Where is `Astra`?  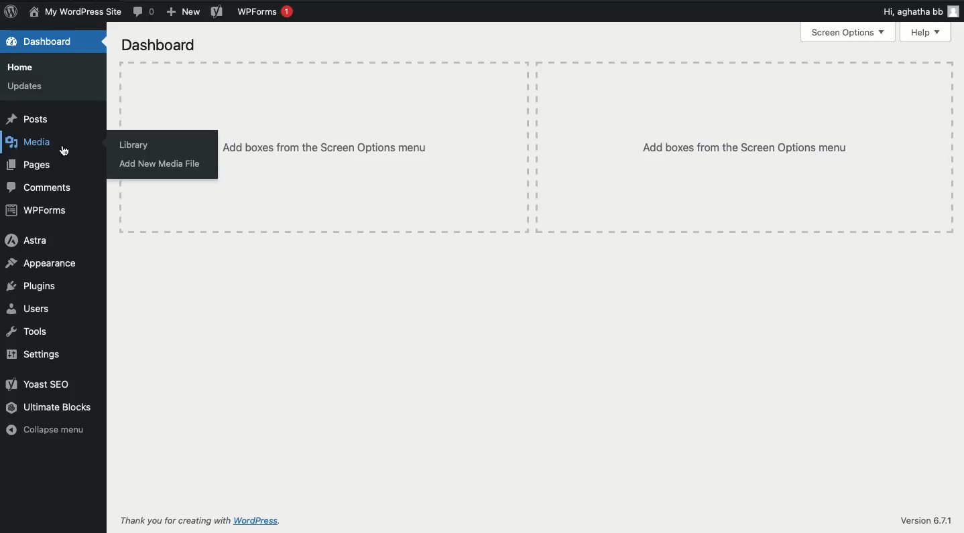 Astra is located at coordinates (25, 240).